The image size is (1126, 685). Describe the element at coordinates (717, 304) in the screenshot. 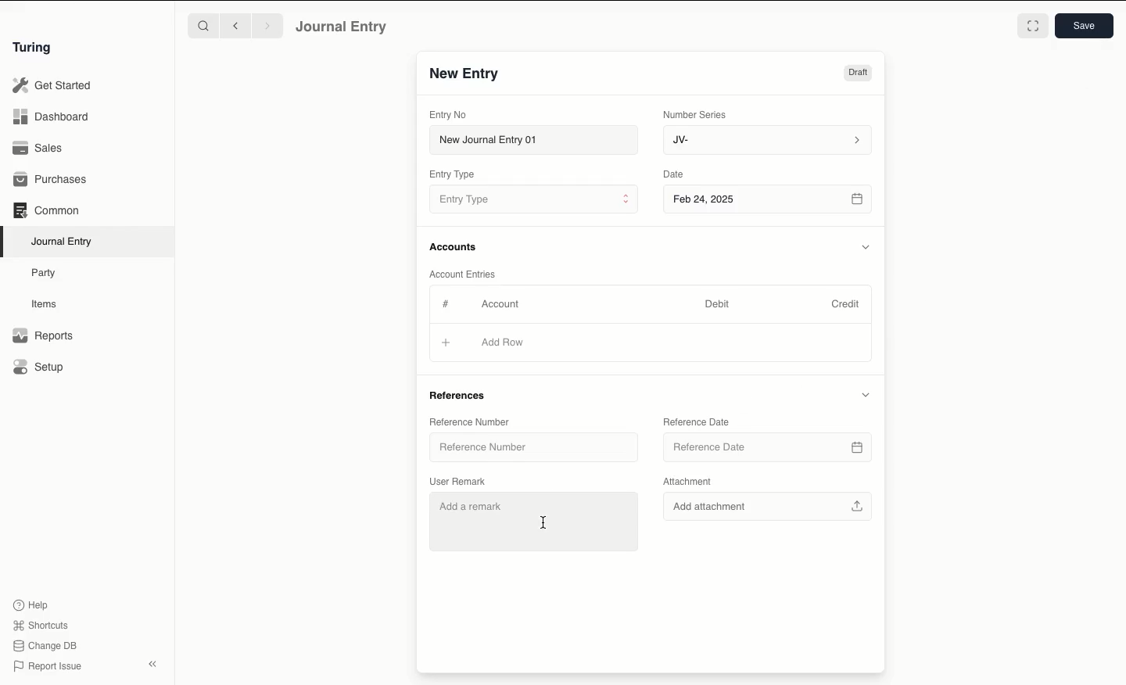

I see `Debit` at that location.